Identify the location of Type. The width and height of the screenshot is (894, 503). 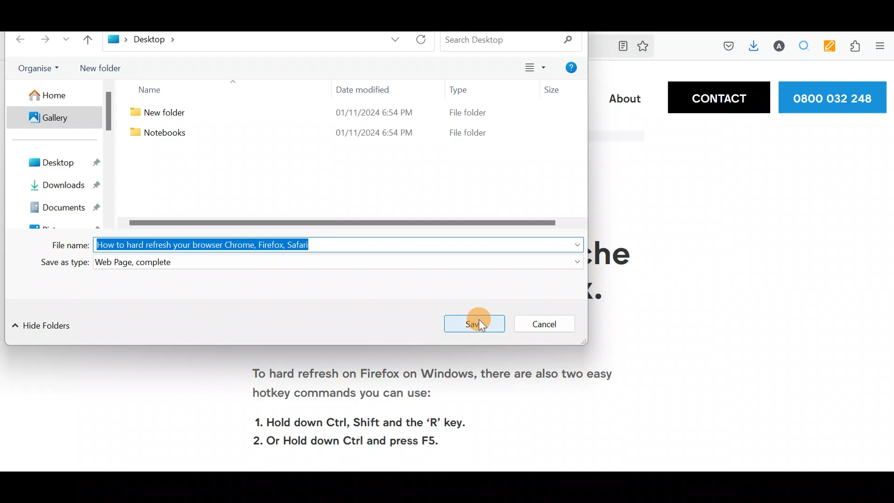
(463, 92).